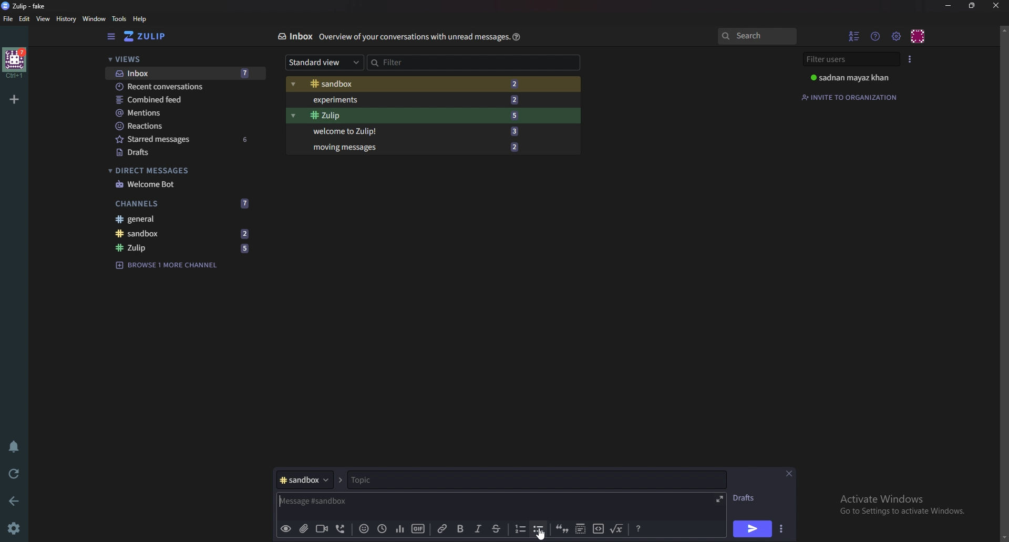  I want to click on Standard view, so click(325, 61).